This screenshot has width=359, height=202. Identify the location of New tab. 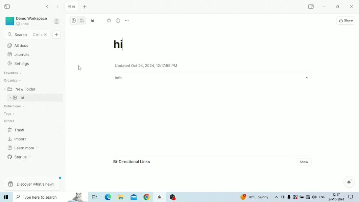
(85, 7).